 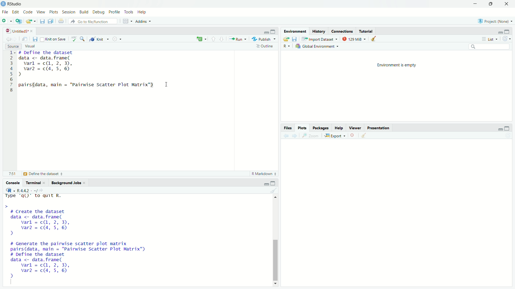 I want to click on Text cursor, so click(x=166, y=83).